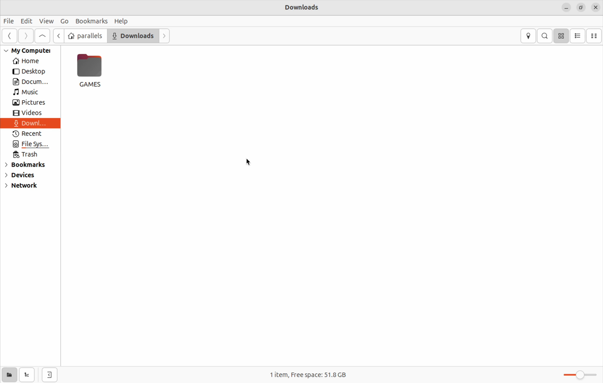 The height and width of the screenshot is (383, 603). I want to click on close, so click(596, 7).